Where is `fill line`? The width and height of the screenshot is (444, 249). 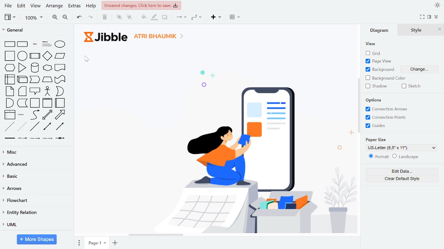 fill line is located at coordinates (155, 18).